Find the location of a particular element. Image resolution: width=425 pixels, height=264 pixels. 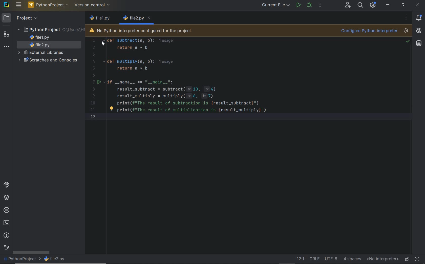

close is located at coordinates (417, 5).